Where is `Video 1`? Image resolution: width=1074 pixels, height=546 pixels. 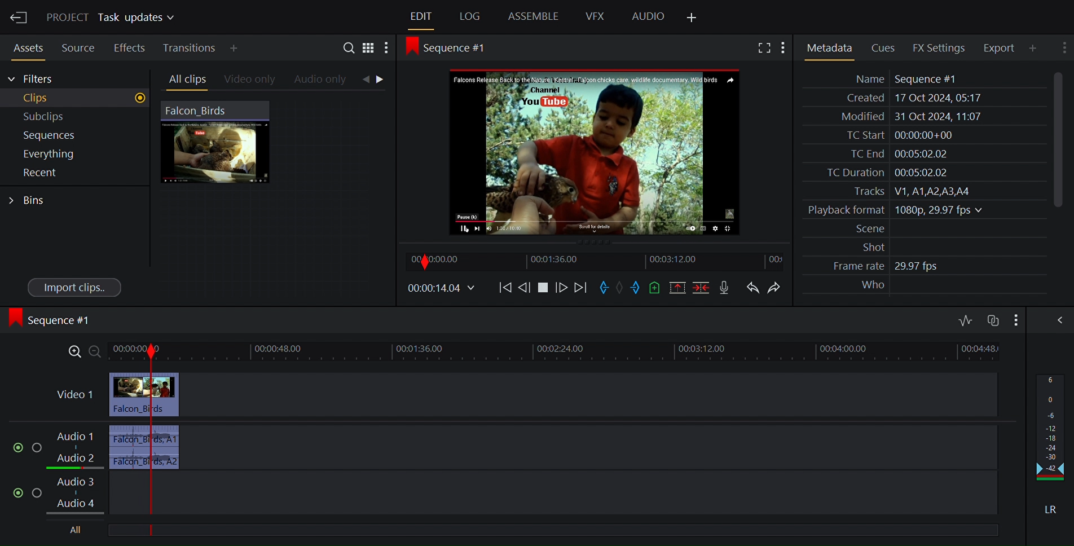 Video 1 is located at coordinates (73, 395).